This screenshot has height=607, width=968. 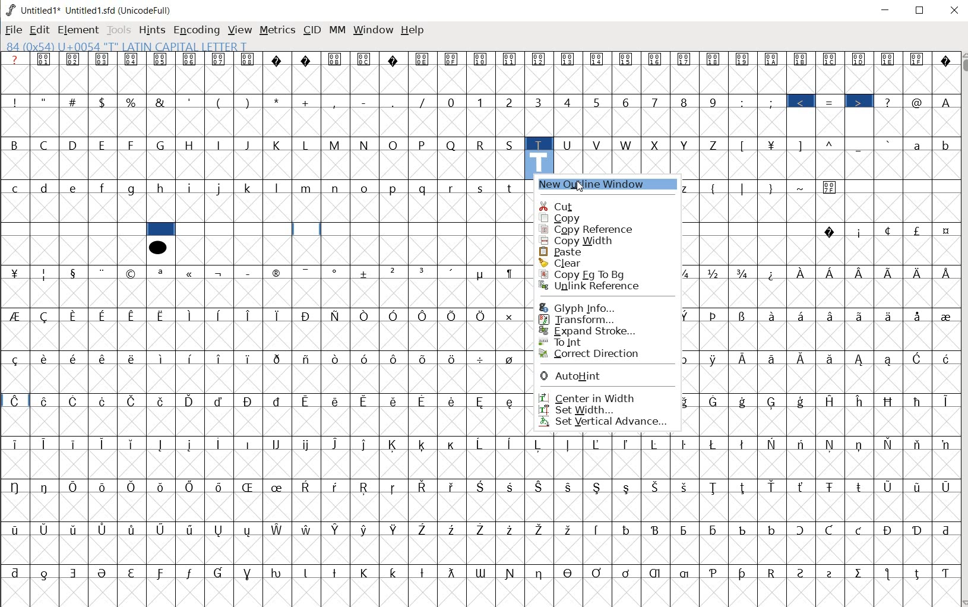 What do you see at coordinates (482, 401) in the screenshot?
I see `Symbol` at bounding box center [482, 401].